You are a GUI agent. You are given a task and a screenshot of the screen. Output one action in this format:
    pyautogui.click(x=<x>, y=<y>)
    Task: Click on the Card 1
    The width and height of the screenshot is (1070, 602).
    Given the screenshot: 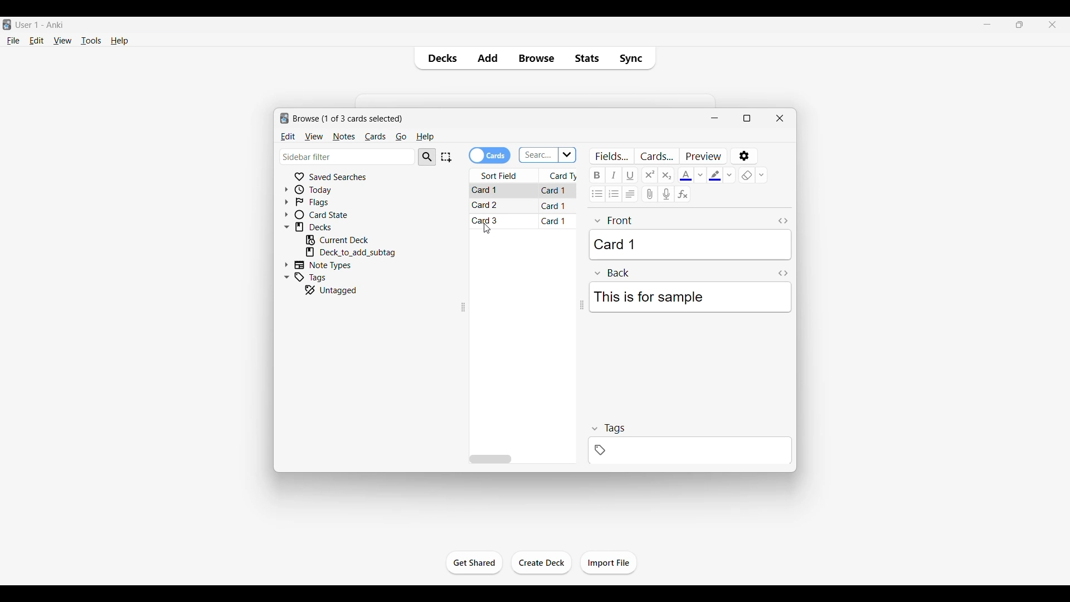 What is the action you would take?
    pyautogui.click(x=554, y=221)
    